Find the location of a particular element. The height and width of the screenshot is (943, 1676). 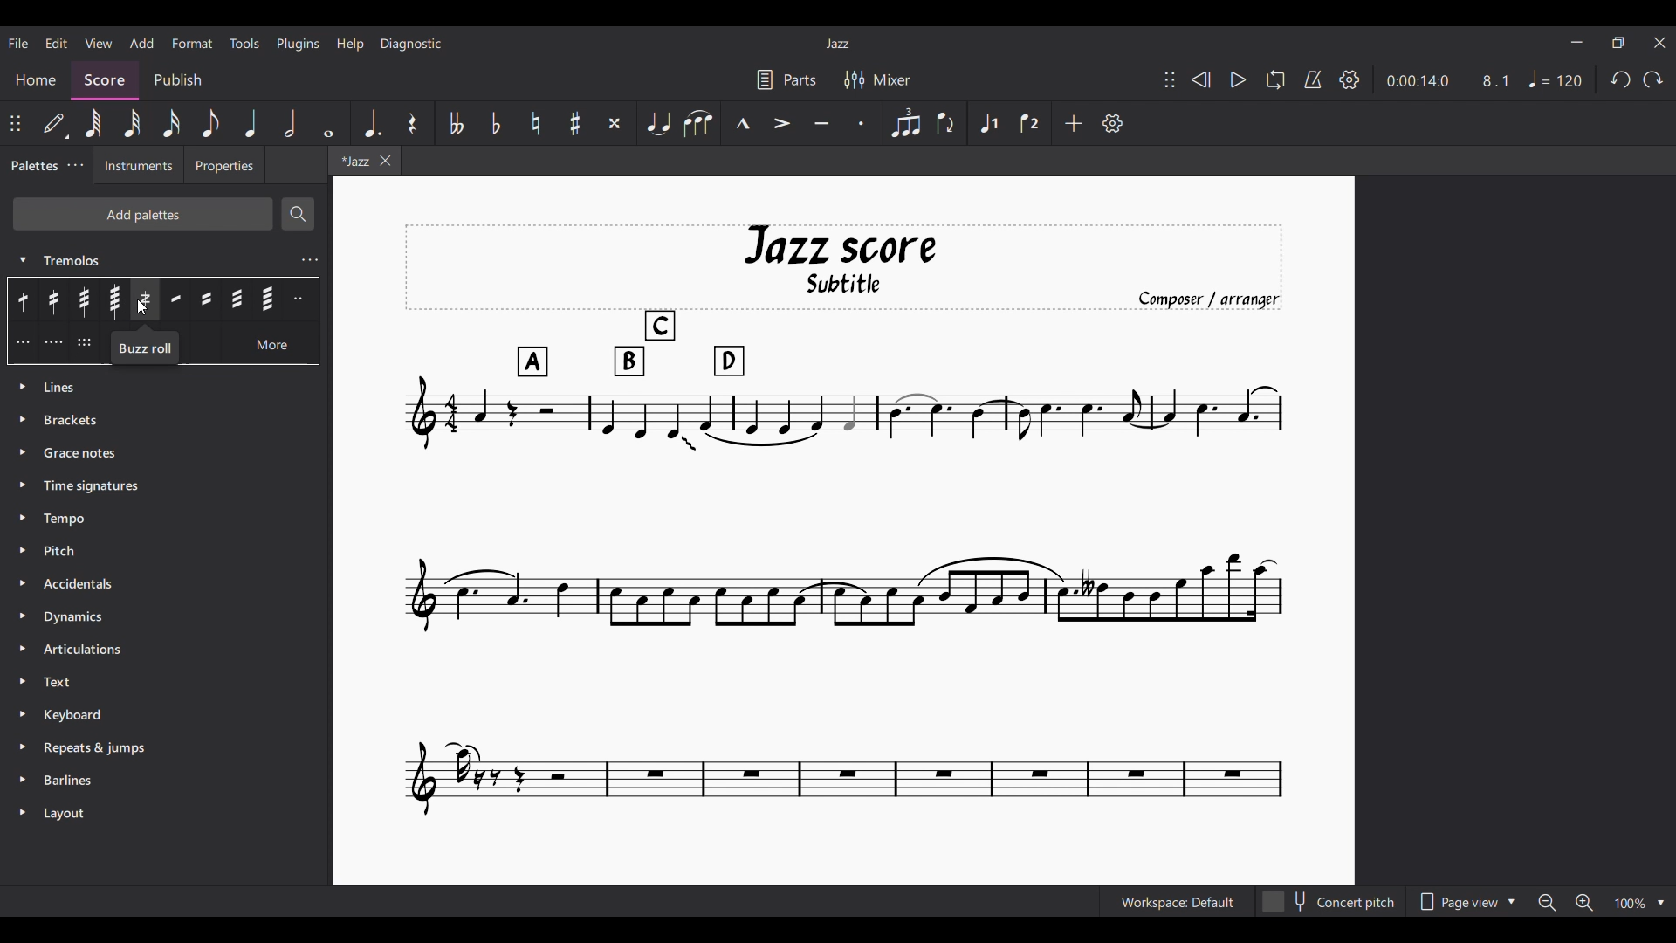

64th through stem is located at coordinates (114, 299).